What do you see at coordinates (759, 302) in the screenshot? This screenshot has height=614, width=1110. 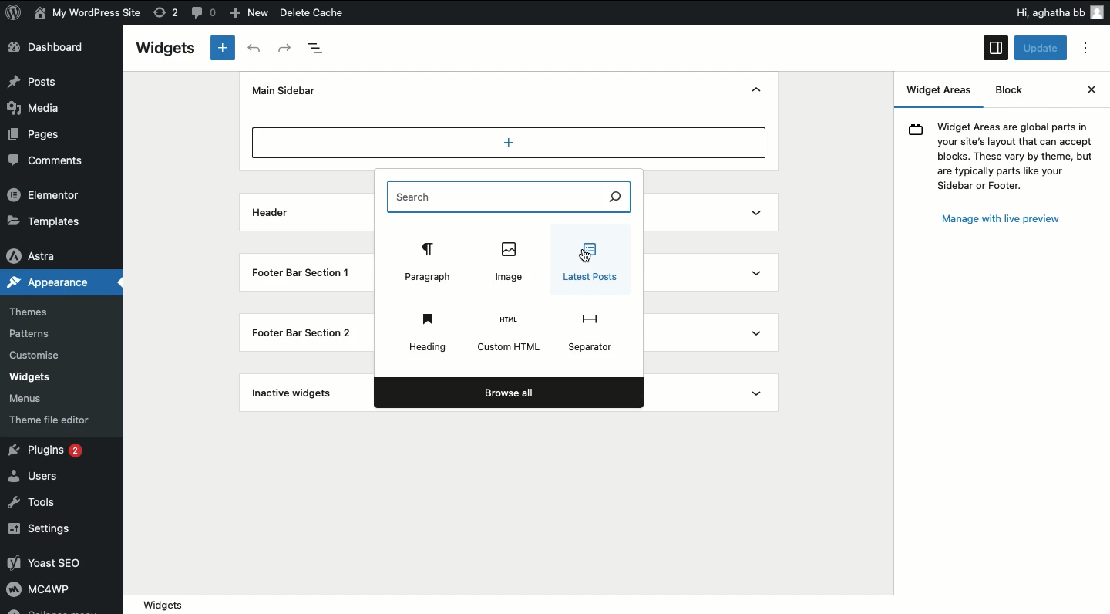 I see `Show` at bounding box center [759, 302].